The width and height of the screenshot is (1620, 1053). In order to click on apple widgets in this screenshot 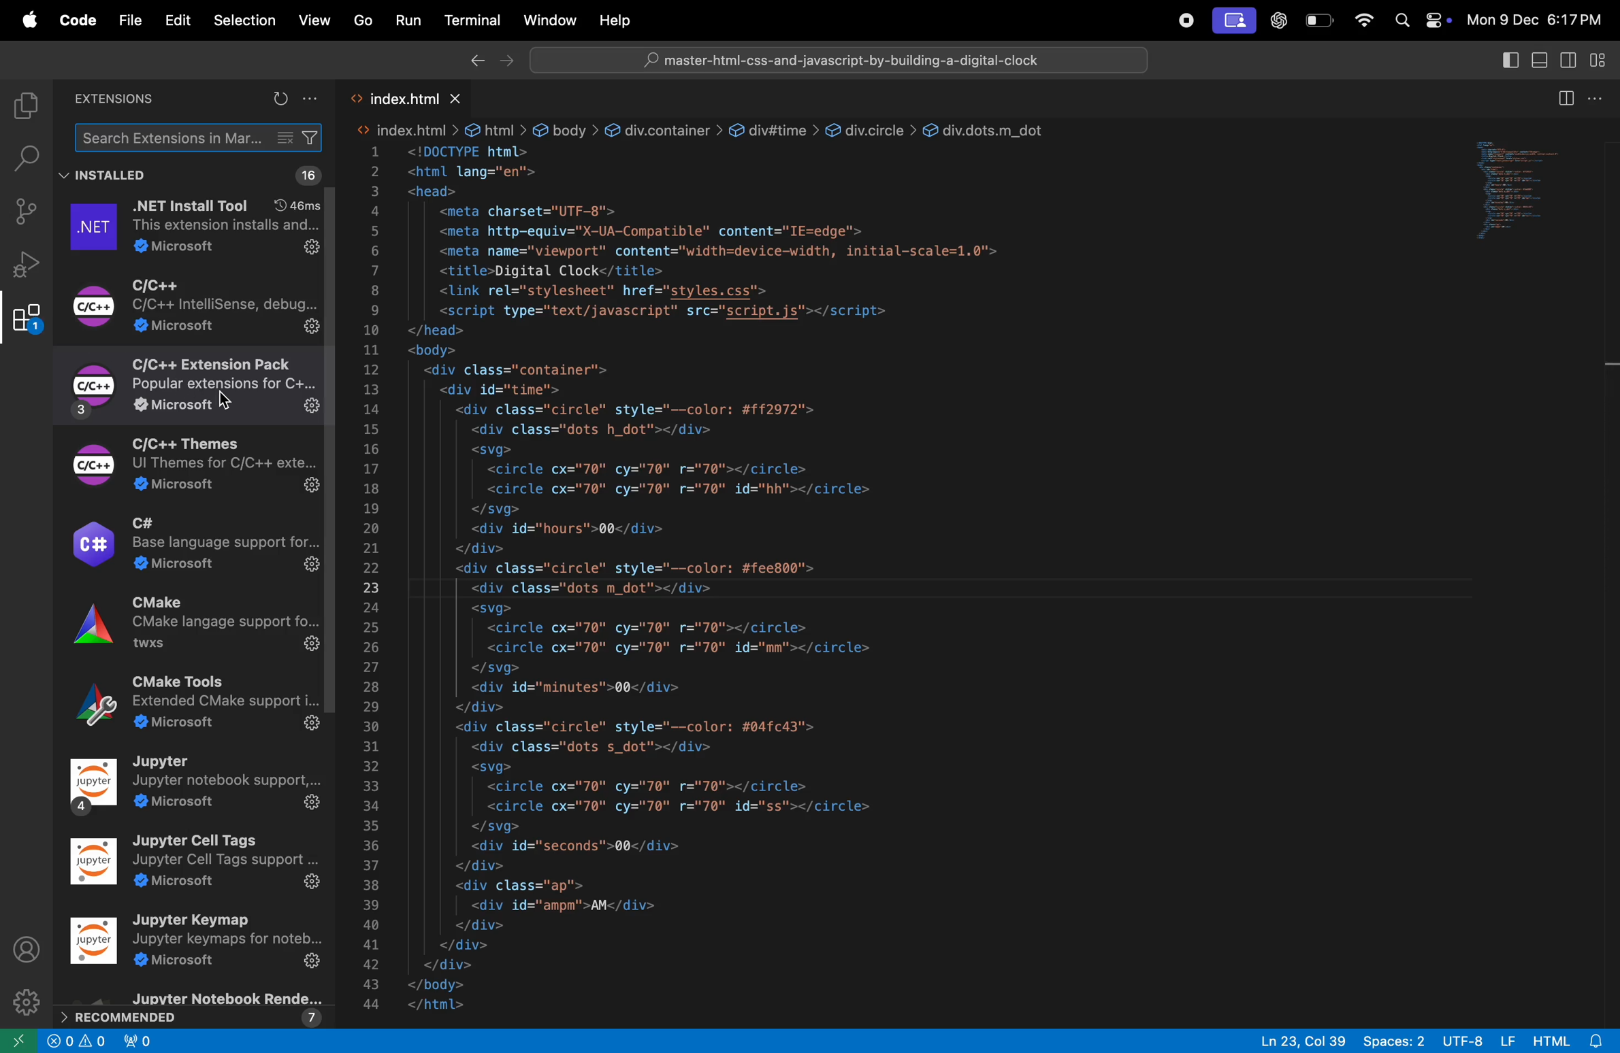, I will do `click(1422, 19)`.